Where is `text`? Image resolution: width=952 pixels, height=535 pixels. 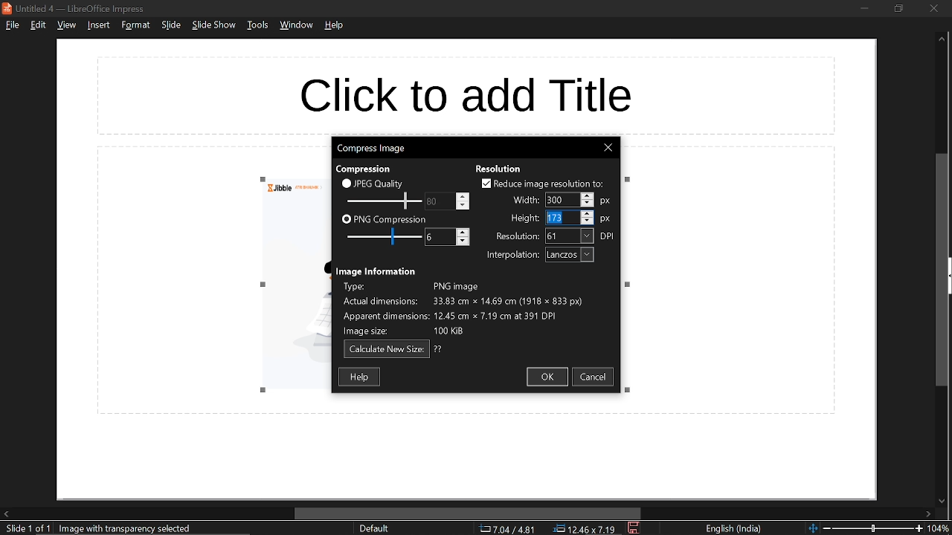
text is located at coordinates (439, 349).